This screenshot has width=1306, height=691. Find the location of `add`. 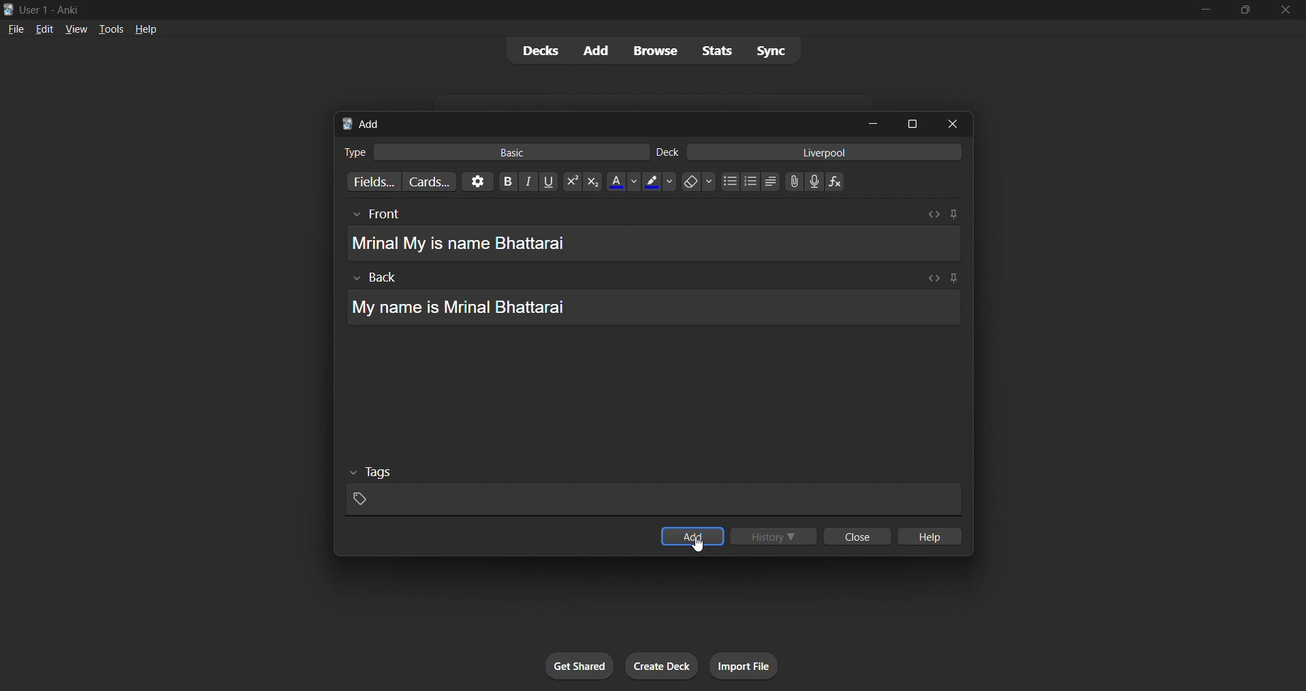

add is located at coordinates (695, 535).